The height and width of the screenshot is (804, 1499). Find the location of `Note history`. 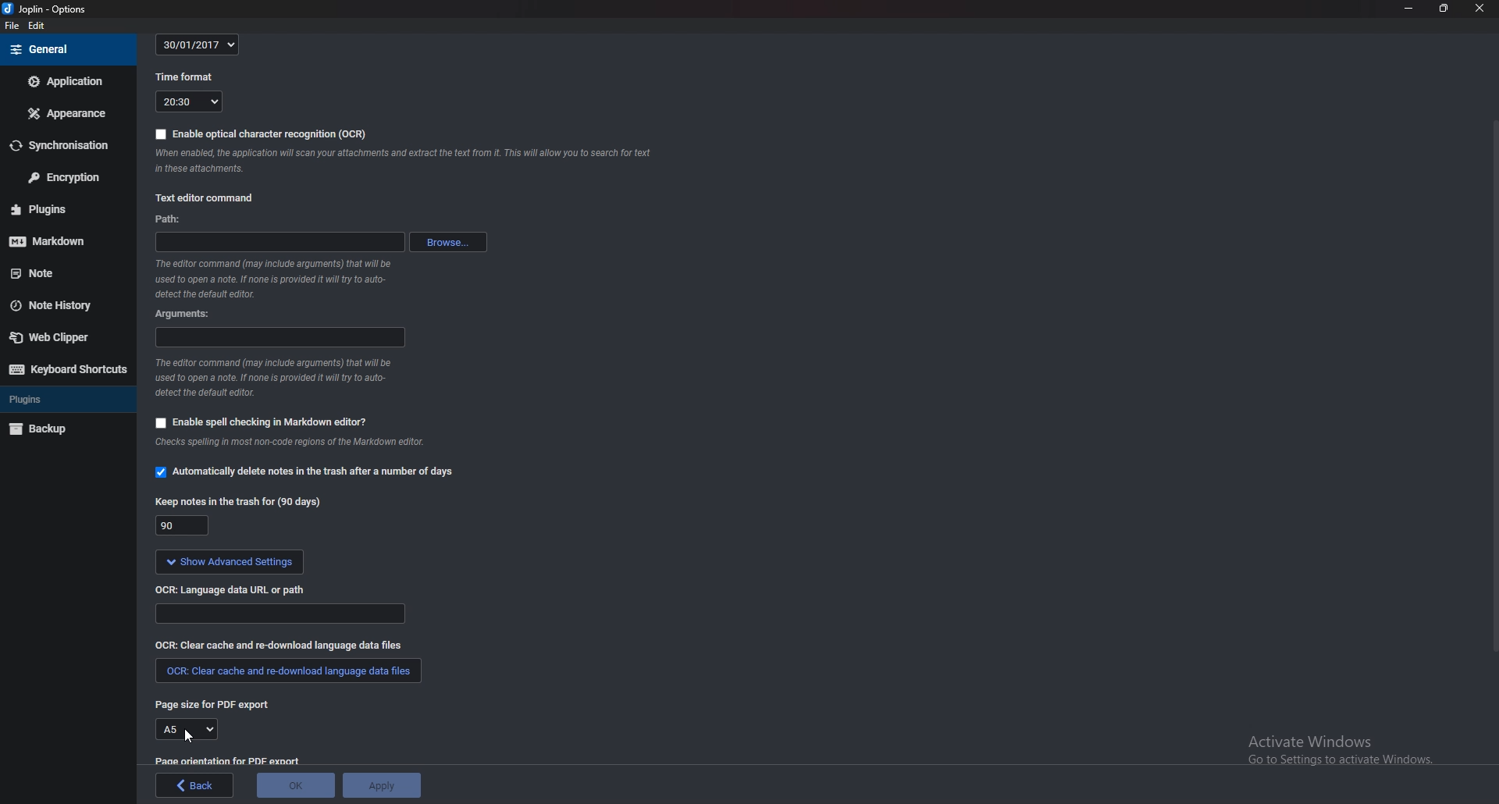

Note history is located at coordinates (60, 307).